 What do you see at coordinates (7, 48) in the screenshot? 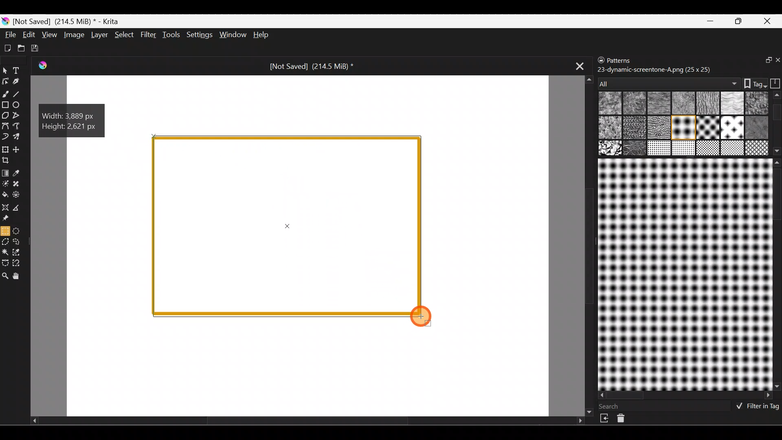
I see `Create new document` at bounding box center [7, 48].